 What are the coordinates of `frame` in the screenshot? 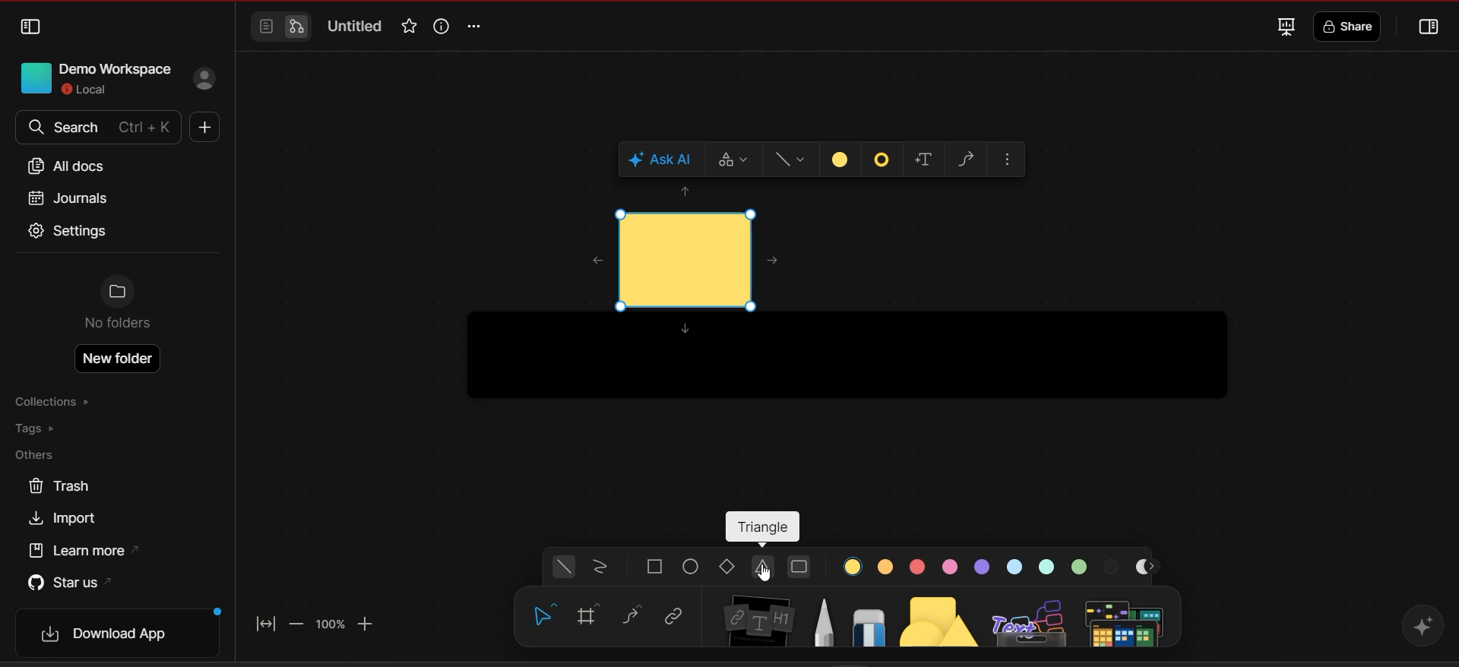 It's located at (593, 616).